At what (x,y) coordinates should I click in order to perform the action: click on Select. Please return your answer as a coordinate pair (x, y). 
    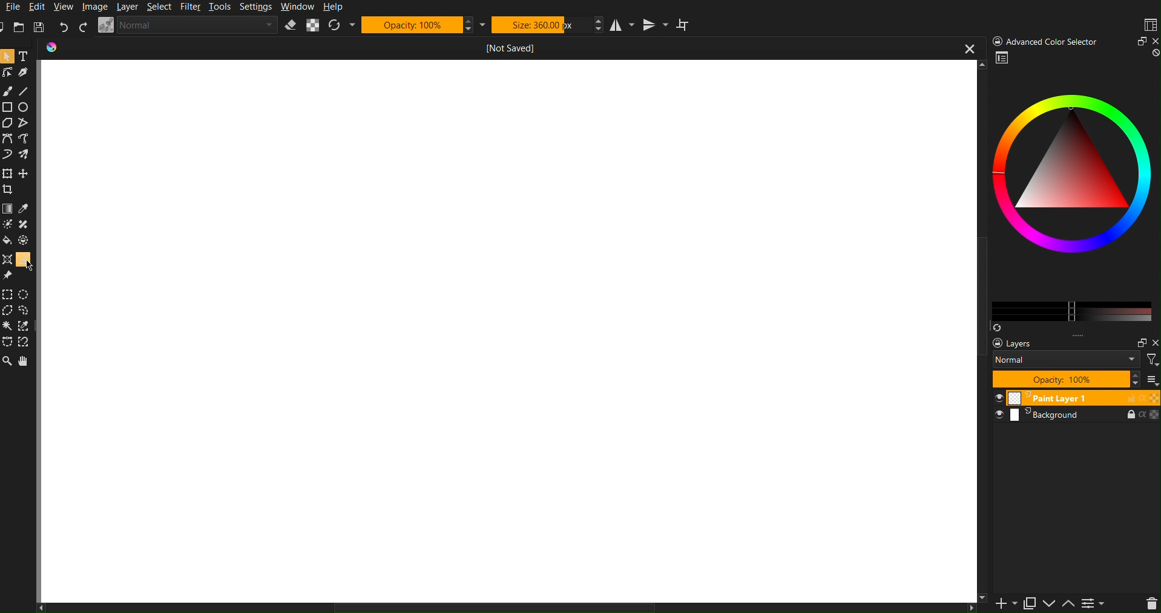
    Looking at the image, I should click on (162, 7).